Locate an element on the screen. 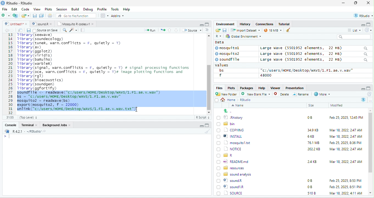 This screenshot has height=198, width=374. ‘Mar 18, 2022, 2:47 AM is located at coordinates (345, 149).